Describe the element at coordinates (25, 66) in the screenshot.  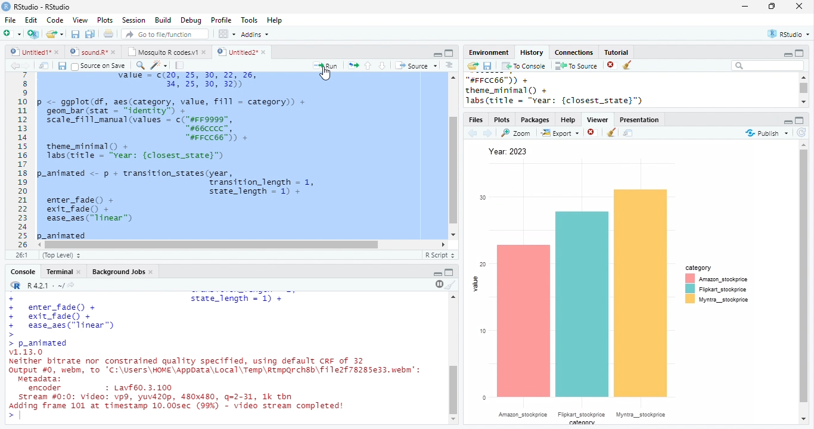
I see `forward` at that location.